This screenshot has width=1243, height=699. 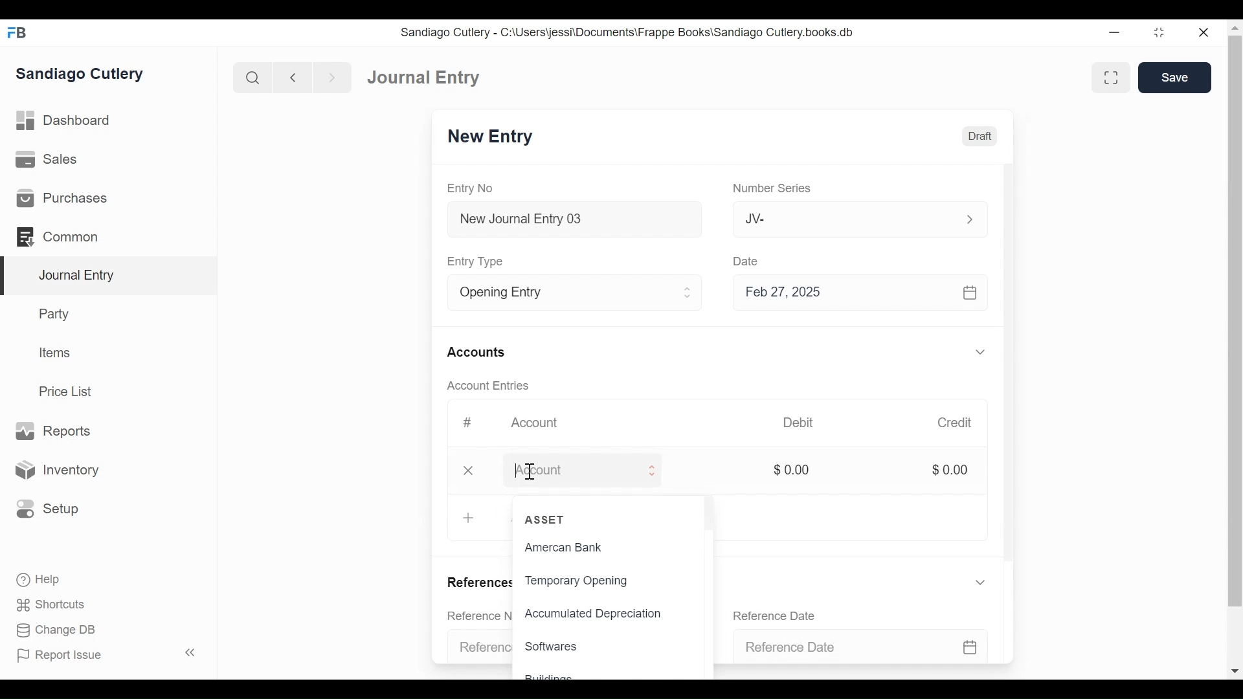 I want to click on Expand, so click(x=980, y=582).